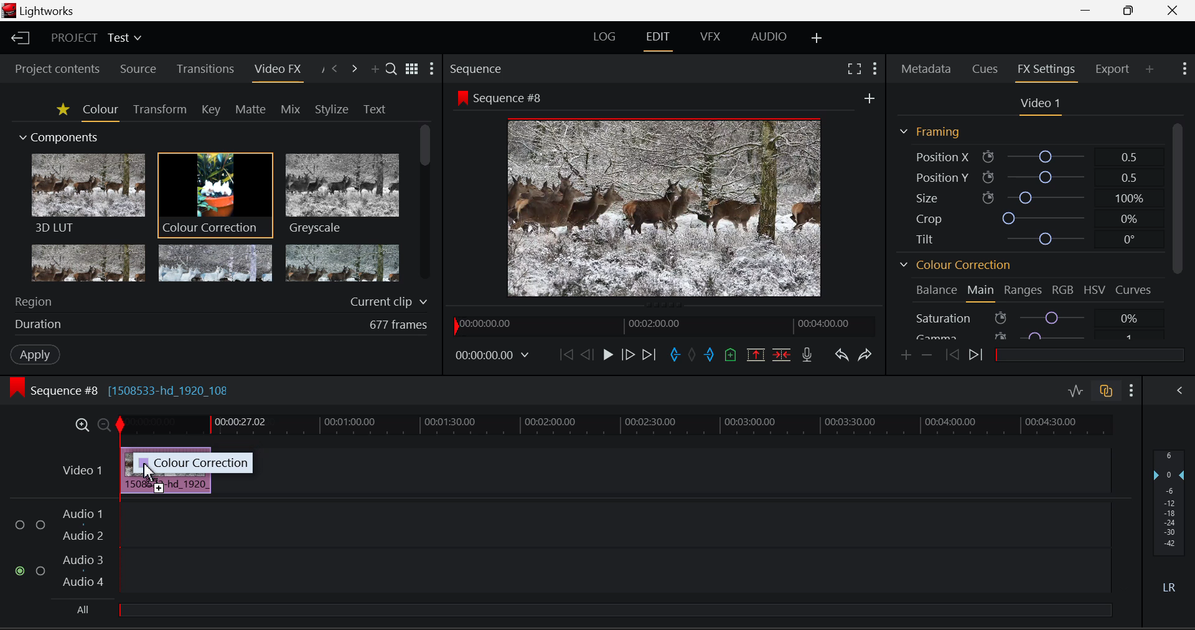 This screenshot has width=1195, height=630. What do you see at coordinates (606, 39) in the screenshot?
I see `LOG Layout` at bounding box center [606, 39].